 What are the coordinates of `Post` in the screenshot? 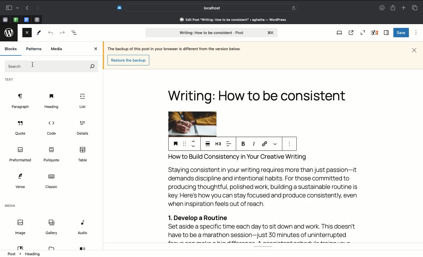 It's located at (210, 33).